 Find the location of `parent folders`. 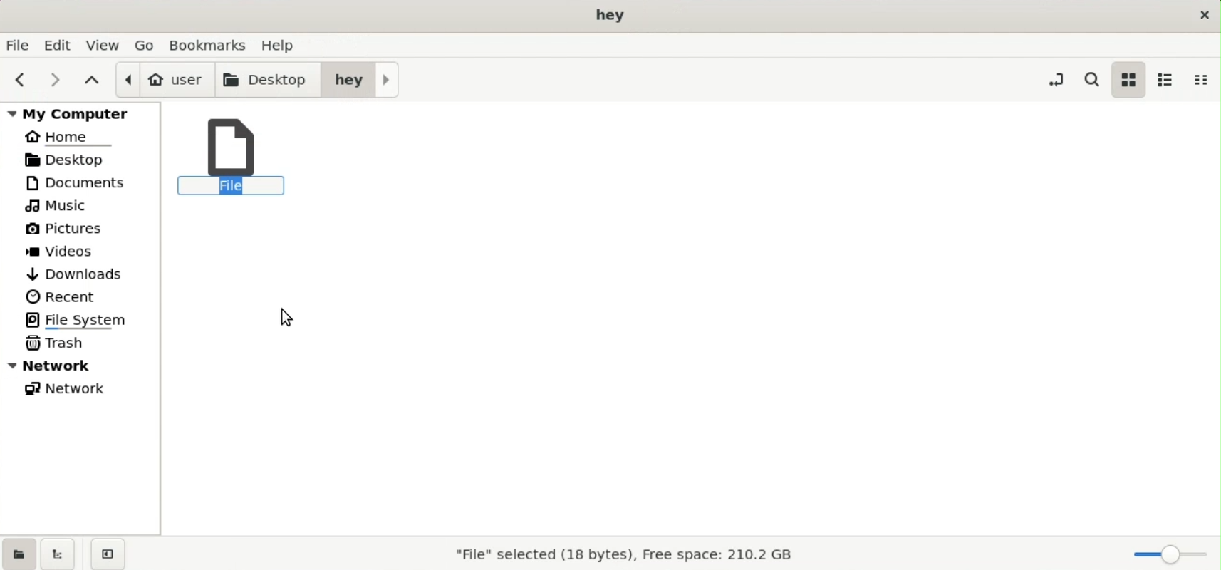

parent folders is located at coordinates (91, 79).